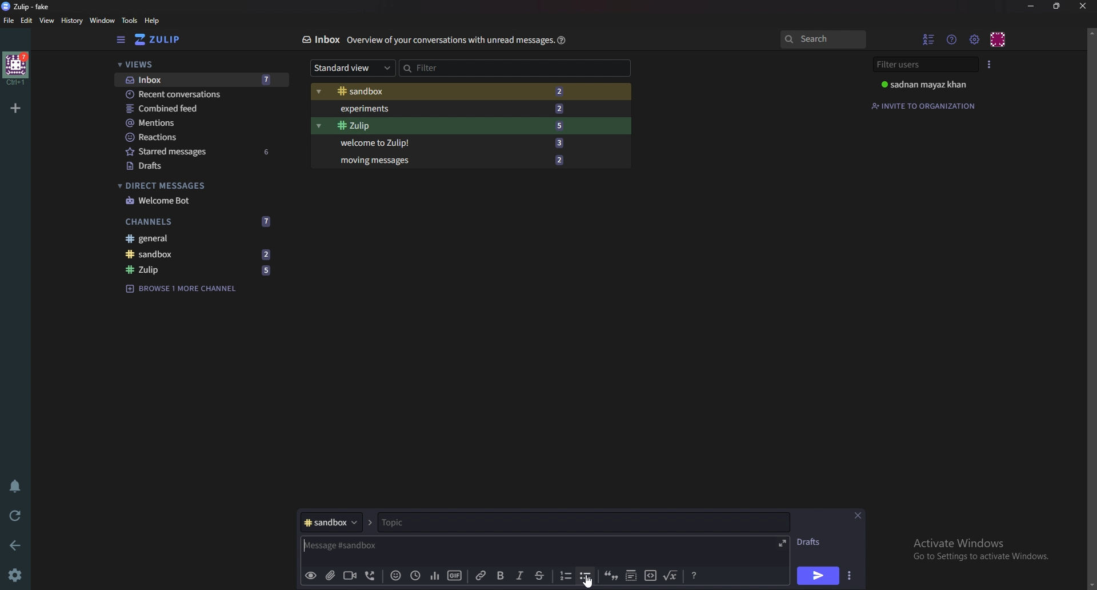  What do you see at coordinates (201, 137) in the screenshot?
I see `Reactions` at bounding box center [201, 137].